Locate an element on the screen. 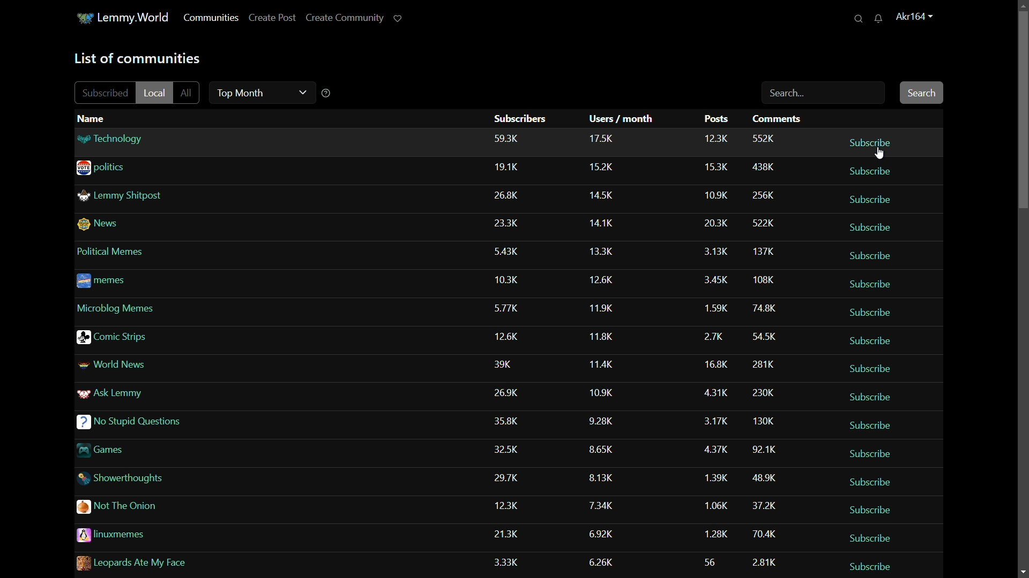  user per month is located at coordinates (607, 561).